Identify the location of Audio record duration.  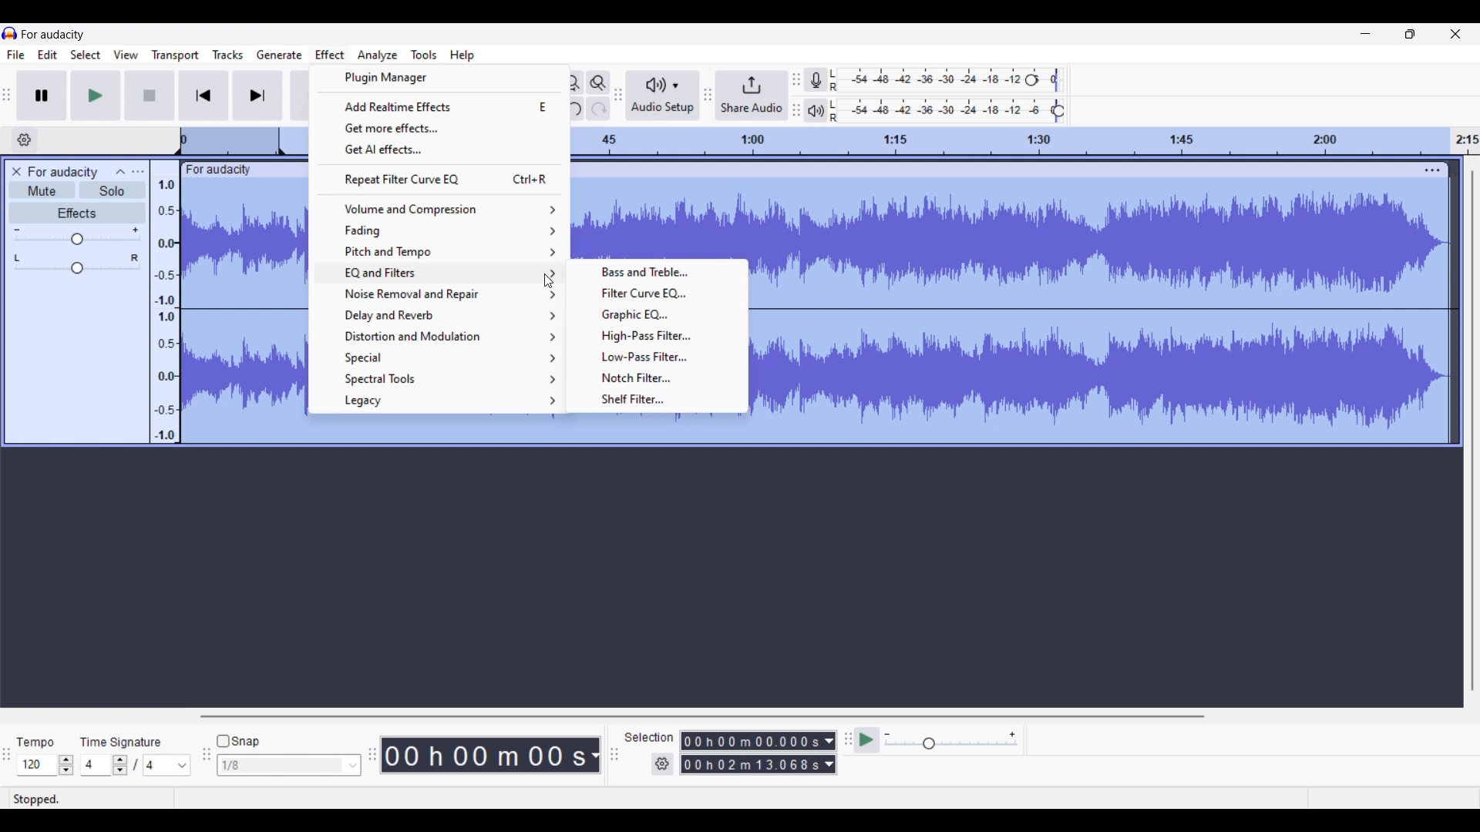
(595, 756).